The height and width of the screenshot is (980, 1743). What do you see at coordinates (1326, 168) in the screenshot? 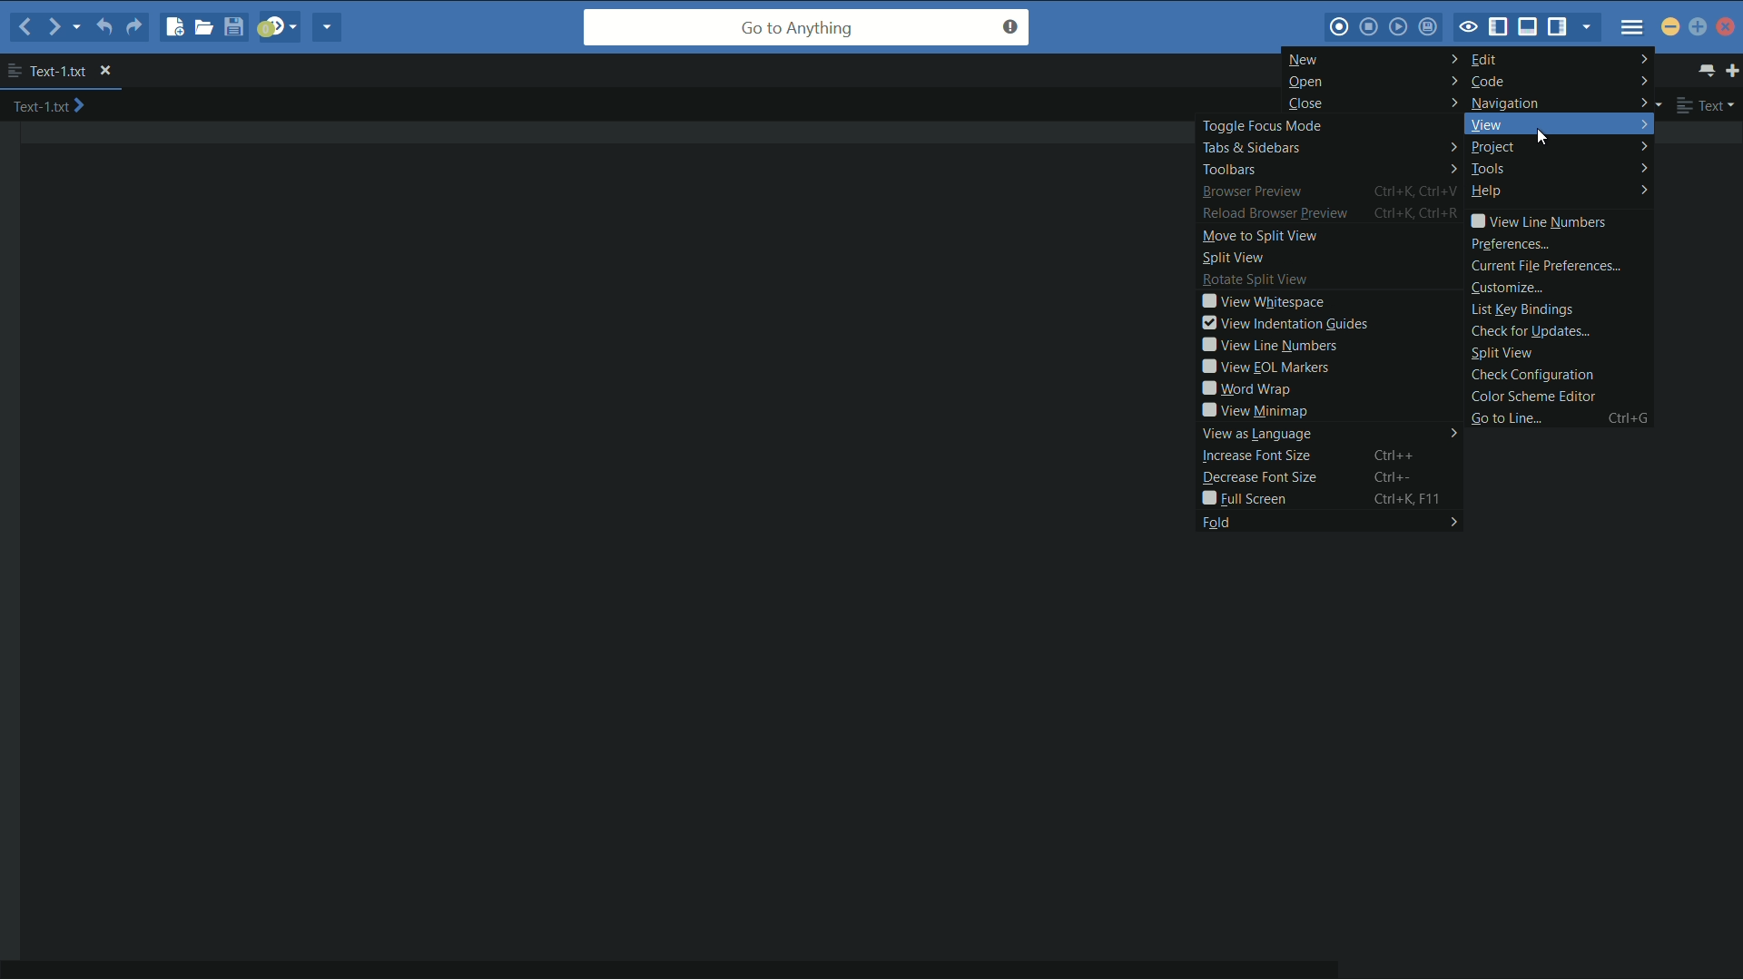
I see `toolbars` at bounding box center [1326, 168].